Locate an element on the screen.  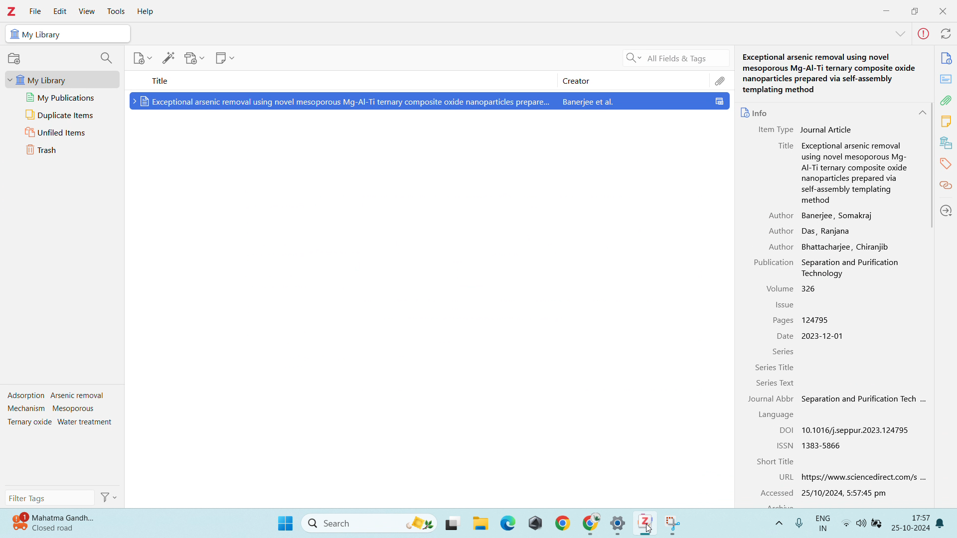
imported reference is located at coordinates (429, 101).